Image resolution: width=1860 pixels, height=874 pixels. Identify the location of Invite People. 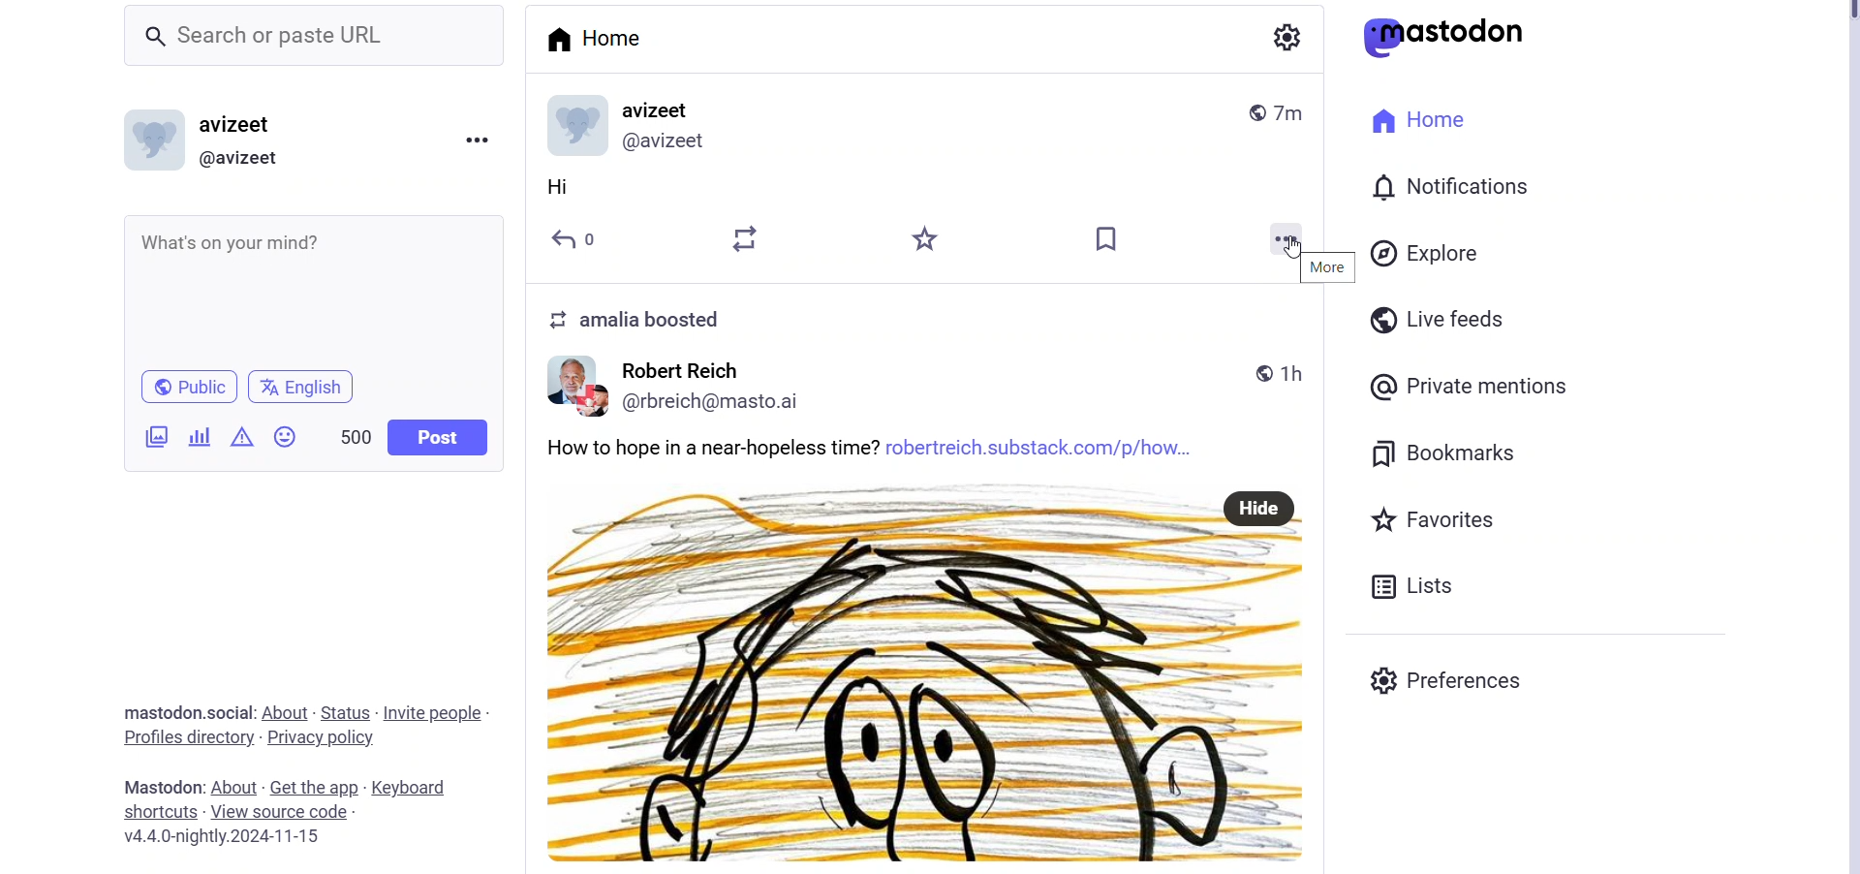
(436, 712).